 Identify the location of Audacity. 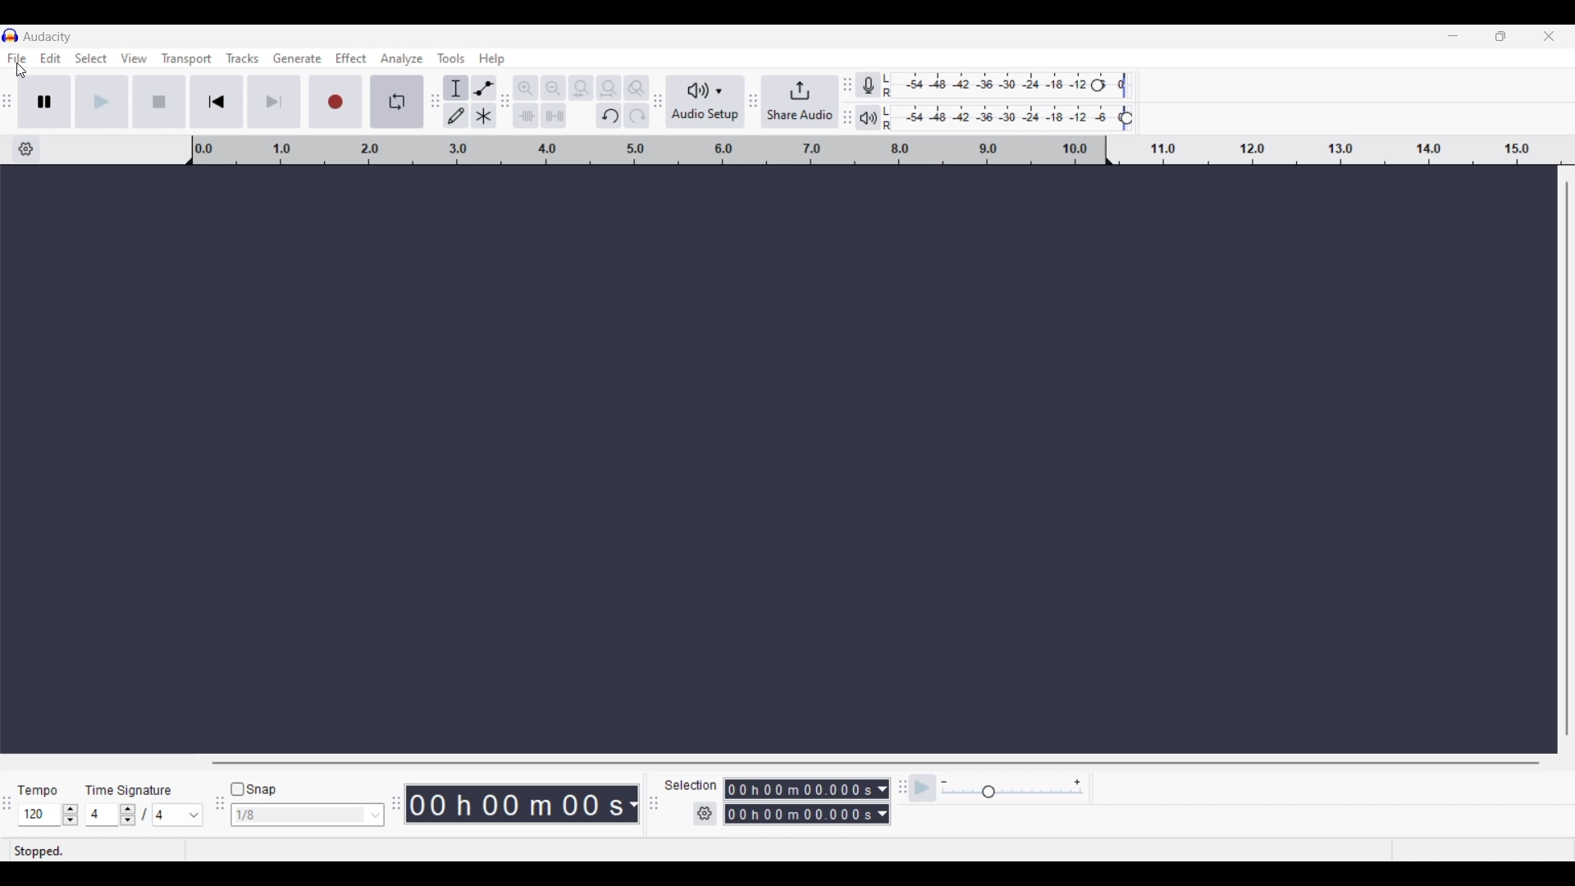
(49, 36).